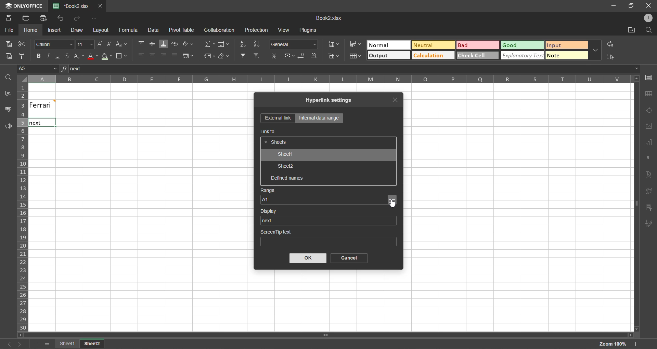  Describe the element at coordinates (8, 79) in the screenshot. I see `find` at that location.